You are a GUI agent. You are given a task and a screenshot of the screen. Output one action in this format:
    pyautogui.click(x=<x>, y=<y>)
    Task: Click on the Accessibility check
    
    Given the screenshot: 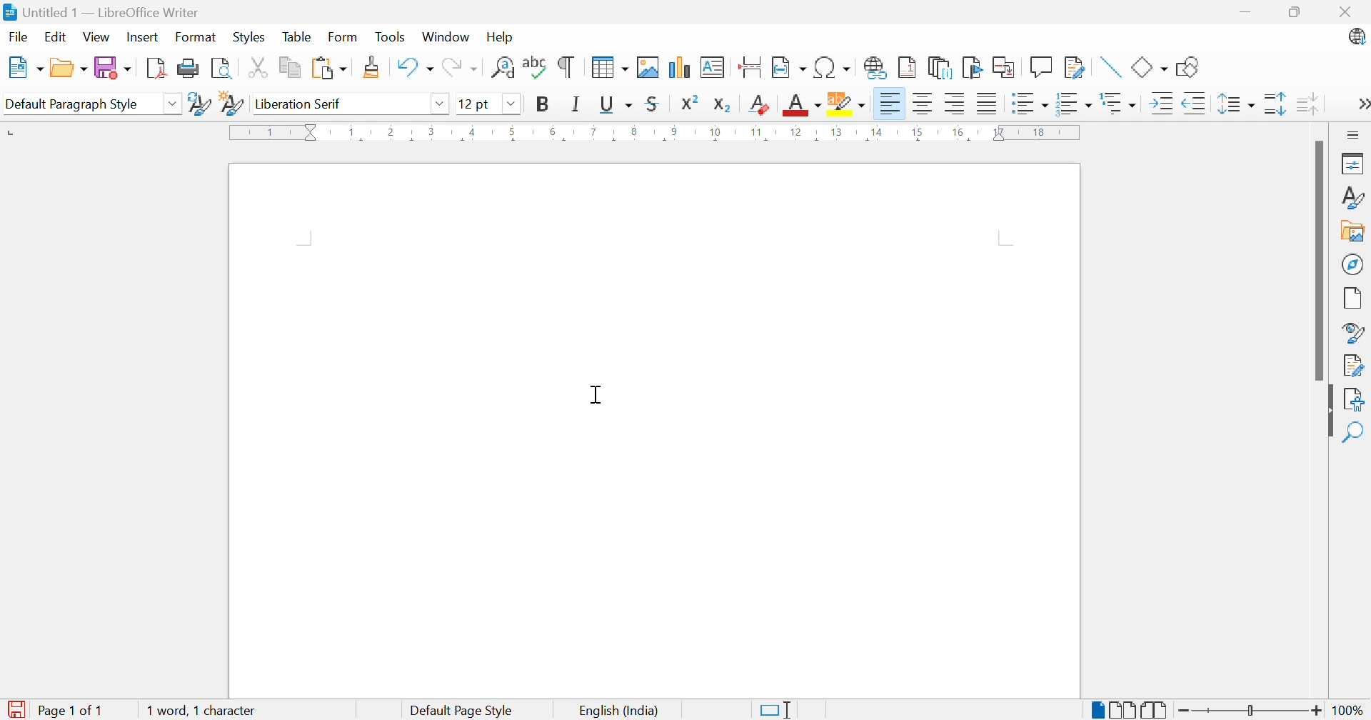 What is the action you would take?
    pyautogui.click(x=1357, y=401)
    